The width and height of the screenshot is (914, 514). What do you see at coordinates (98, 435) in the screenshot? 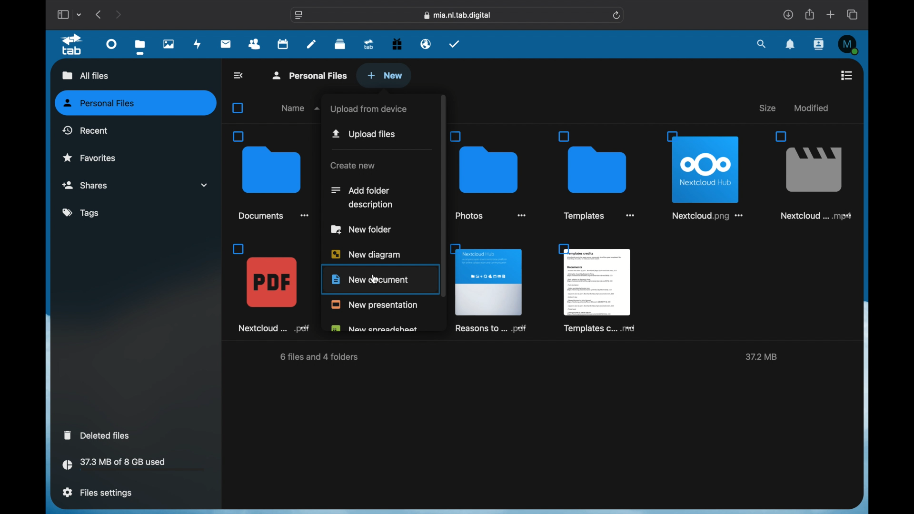
I see `deleted` at bounding box center [98, 435].